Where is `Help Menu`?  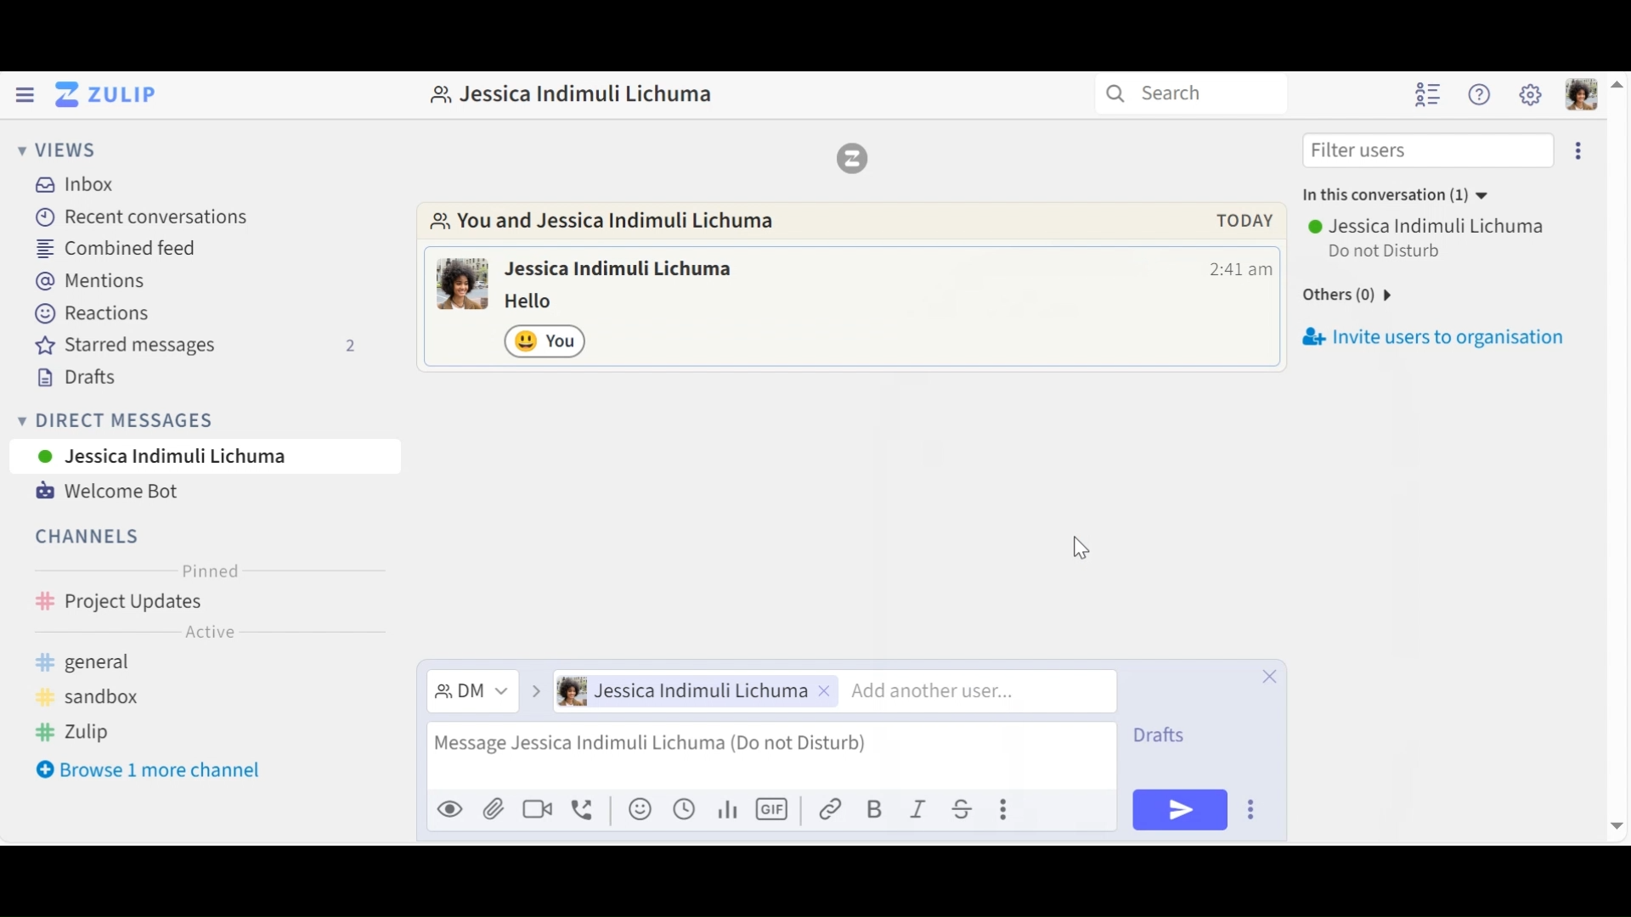
Help Menu is located at coordinates (1480, 93).